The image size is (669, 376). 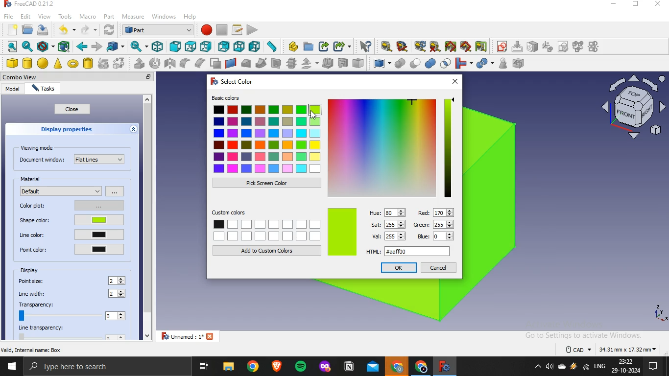 What do you see at coordinates (325, 368) in the screenshot?
I see `mozilla firefox` at bounding box center [325, 368].